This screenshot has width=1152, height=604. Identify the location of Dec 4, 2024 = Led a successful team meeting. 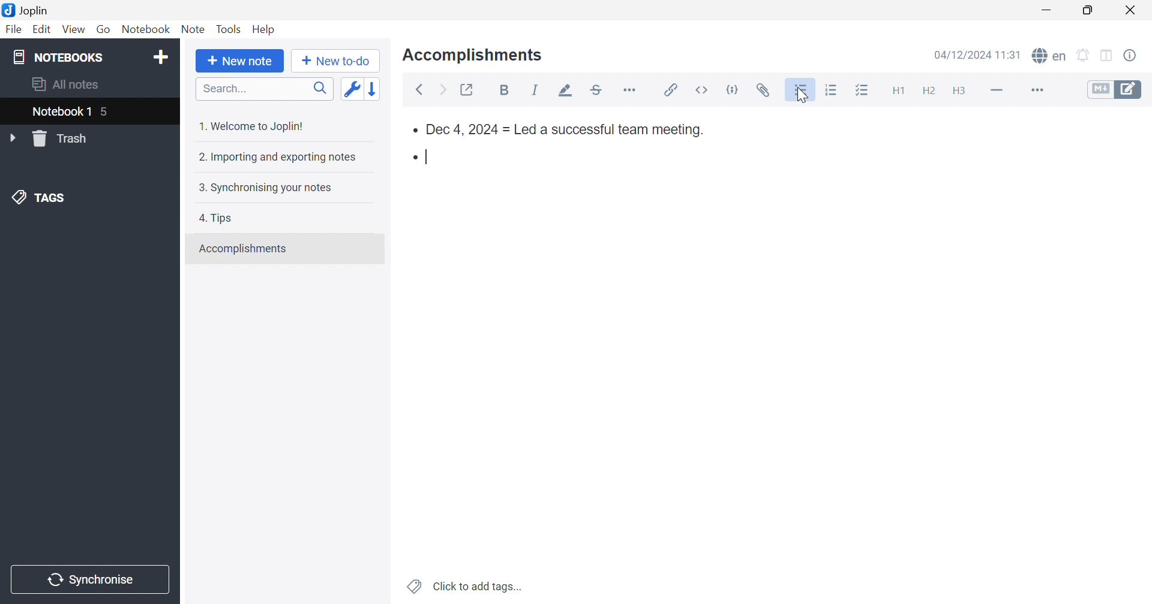
(562, 131).